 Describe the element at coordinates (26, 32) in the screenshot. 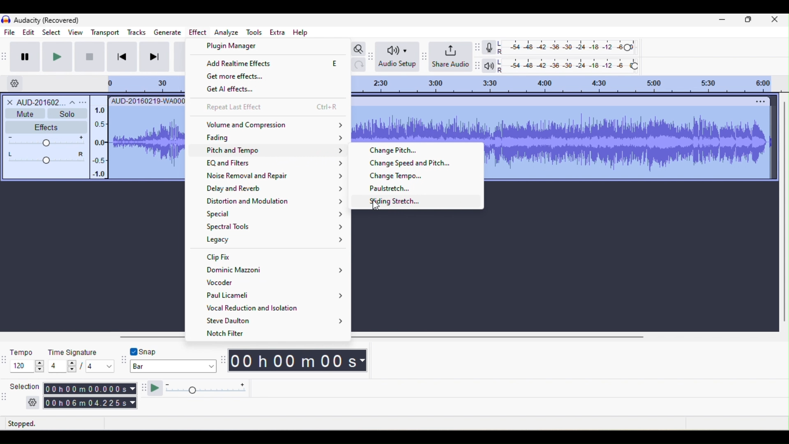

I see `edit` at that location.